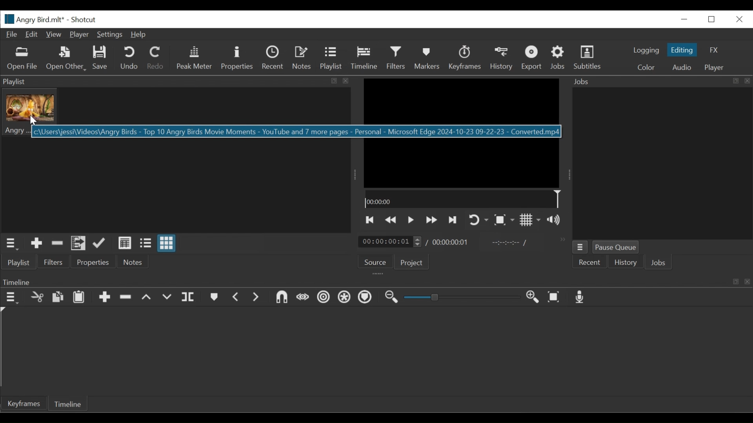 The width and height of the screenshot is (753, 423). What do you see at coordinates (78, 244) in the screenshot?
I see `Add files to the playlist` at bounding box center [78, 244].